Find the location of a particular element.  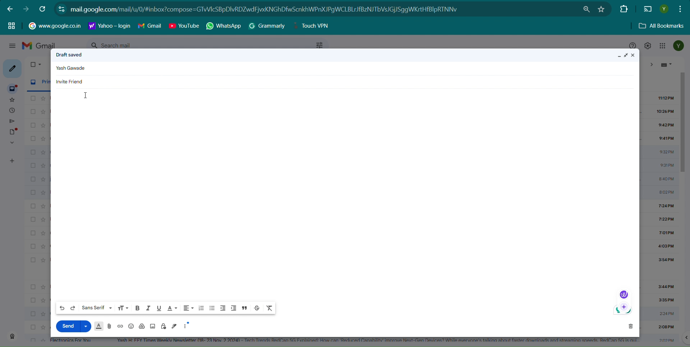

Toggle confidential mode is located at coordinates (164, 326).